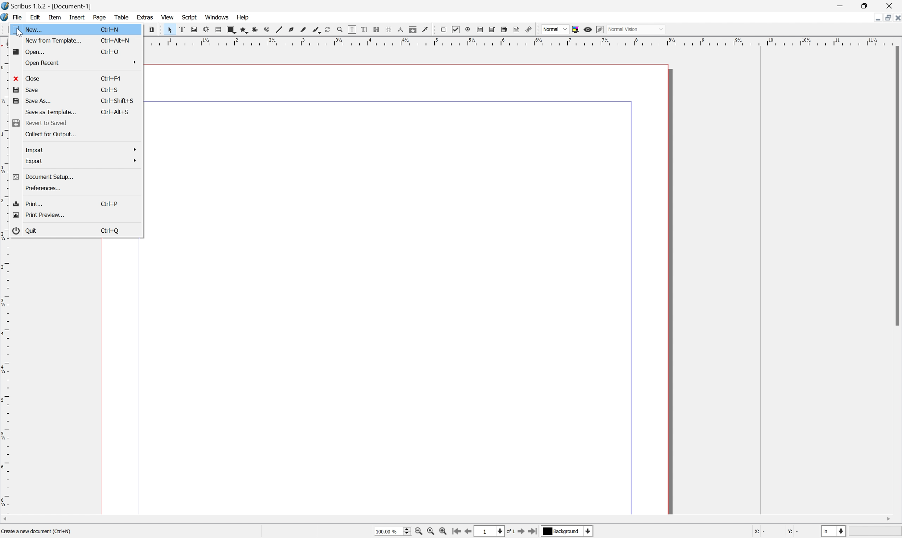 This screenshot has width=902, height=538. What do you see at coordinates (872, 17) in the screenshot?
I see `Minimize` at bounding box center [872, 17].